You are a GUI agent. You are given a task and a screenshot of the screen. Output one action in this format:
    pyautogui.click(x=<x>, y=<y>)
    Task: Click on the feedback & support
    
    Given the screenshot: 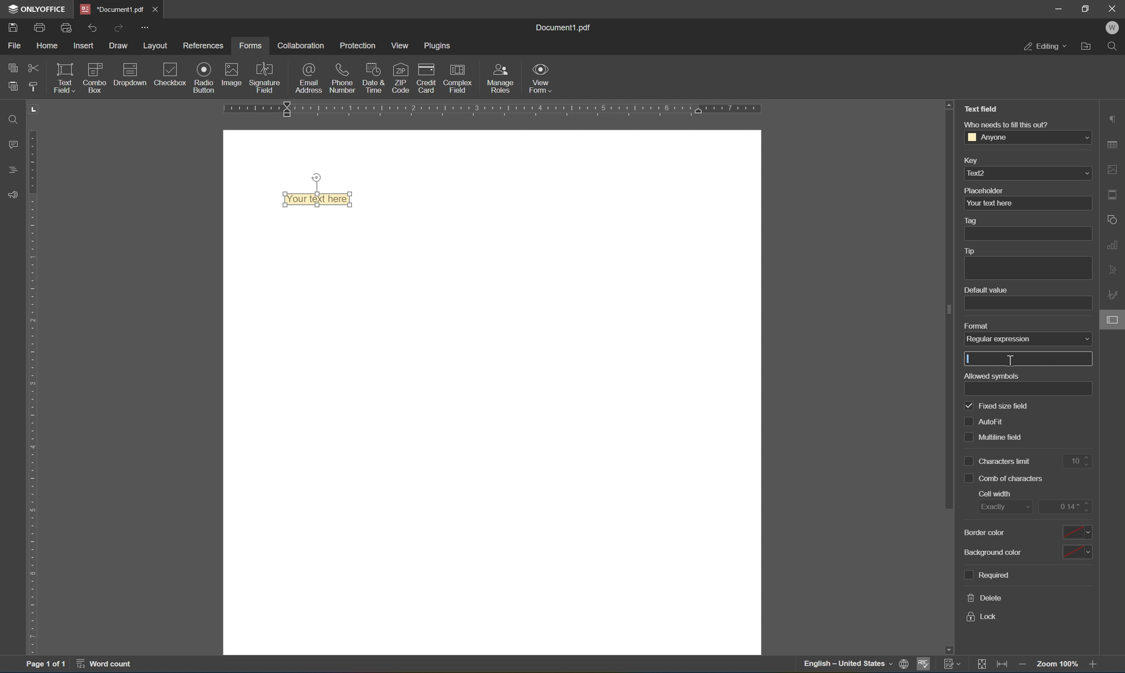 What is the action you would take?
    pyautogui.click(x=12, y=192)
    